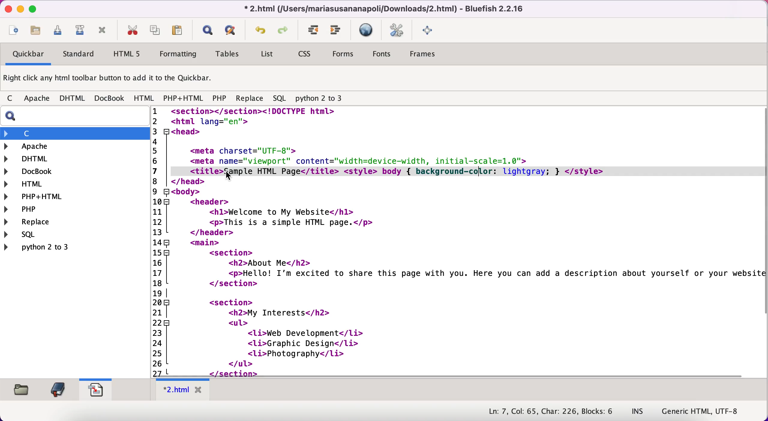 This screenshot has width=768, height=421. Describe the element at coordinates (314, 30) in the screenshot. I see `indent` at that location.